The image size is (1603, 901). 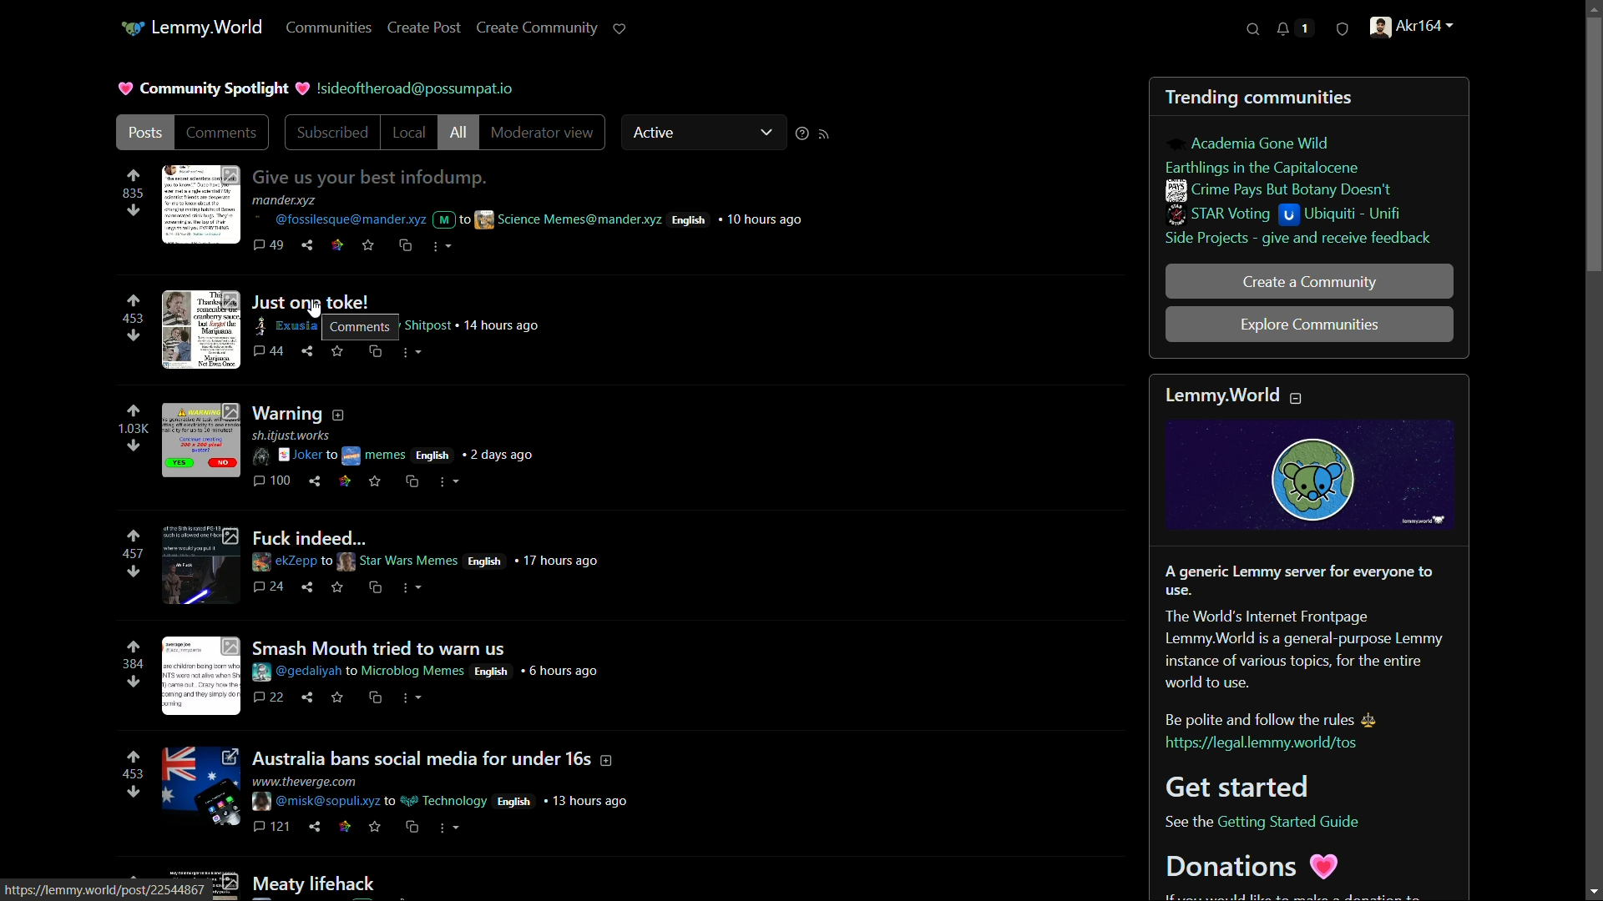 What do you see at coordinates (273, 828) in the screenshot?
I see `121 comments` at bounding box center [273, 828].